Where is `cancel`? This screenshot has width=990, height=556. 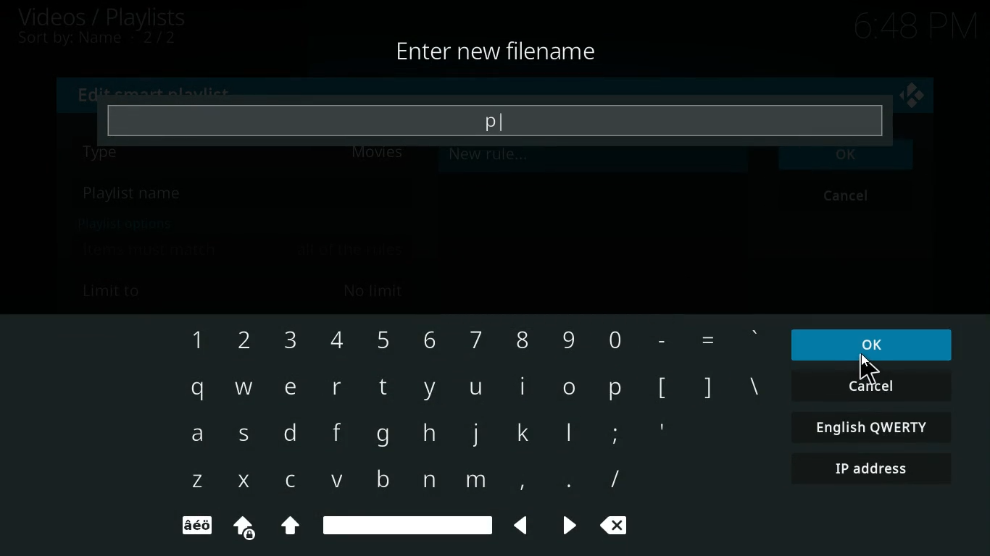
cancel is located at coordinates (871, 387).